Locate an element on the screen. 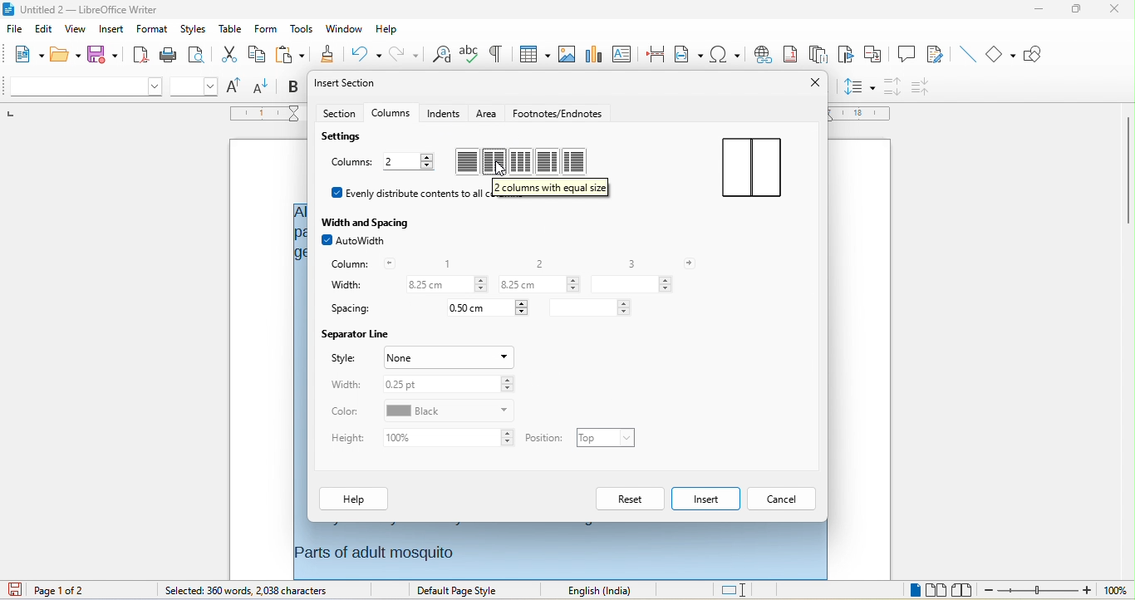 The height and width of the screenshot is (600, 1135). column 2 width is located at coordinates (540, 284).